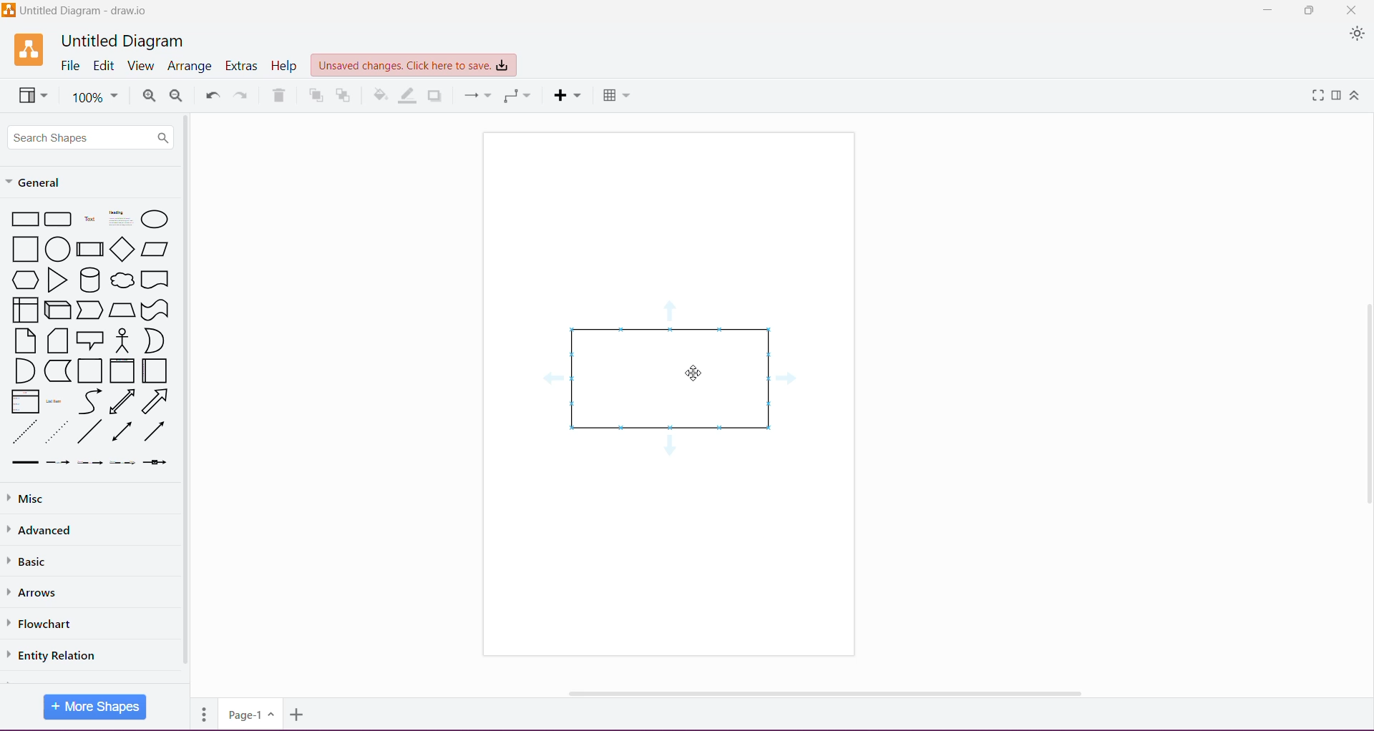 The image size is (1374, 731). What do you see at coordinates (567, 95) in the screenshot?
I see `Insert` at bounding box center [567, 95].